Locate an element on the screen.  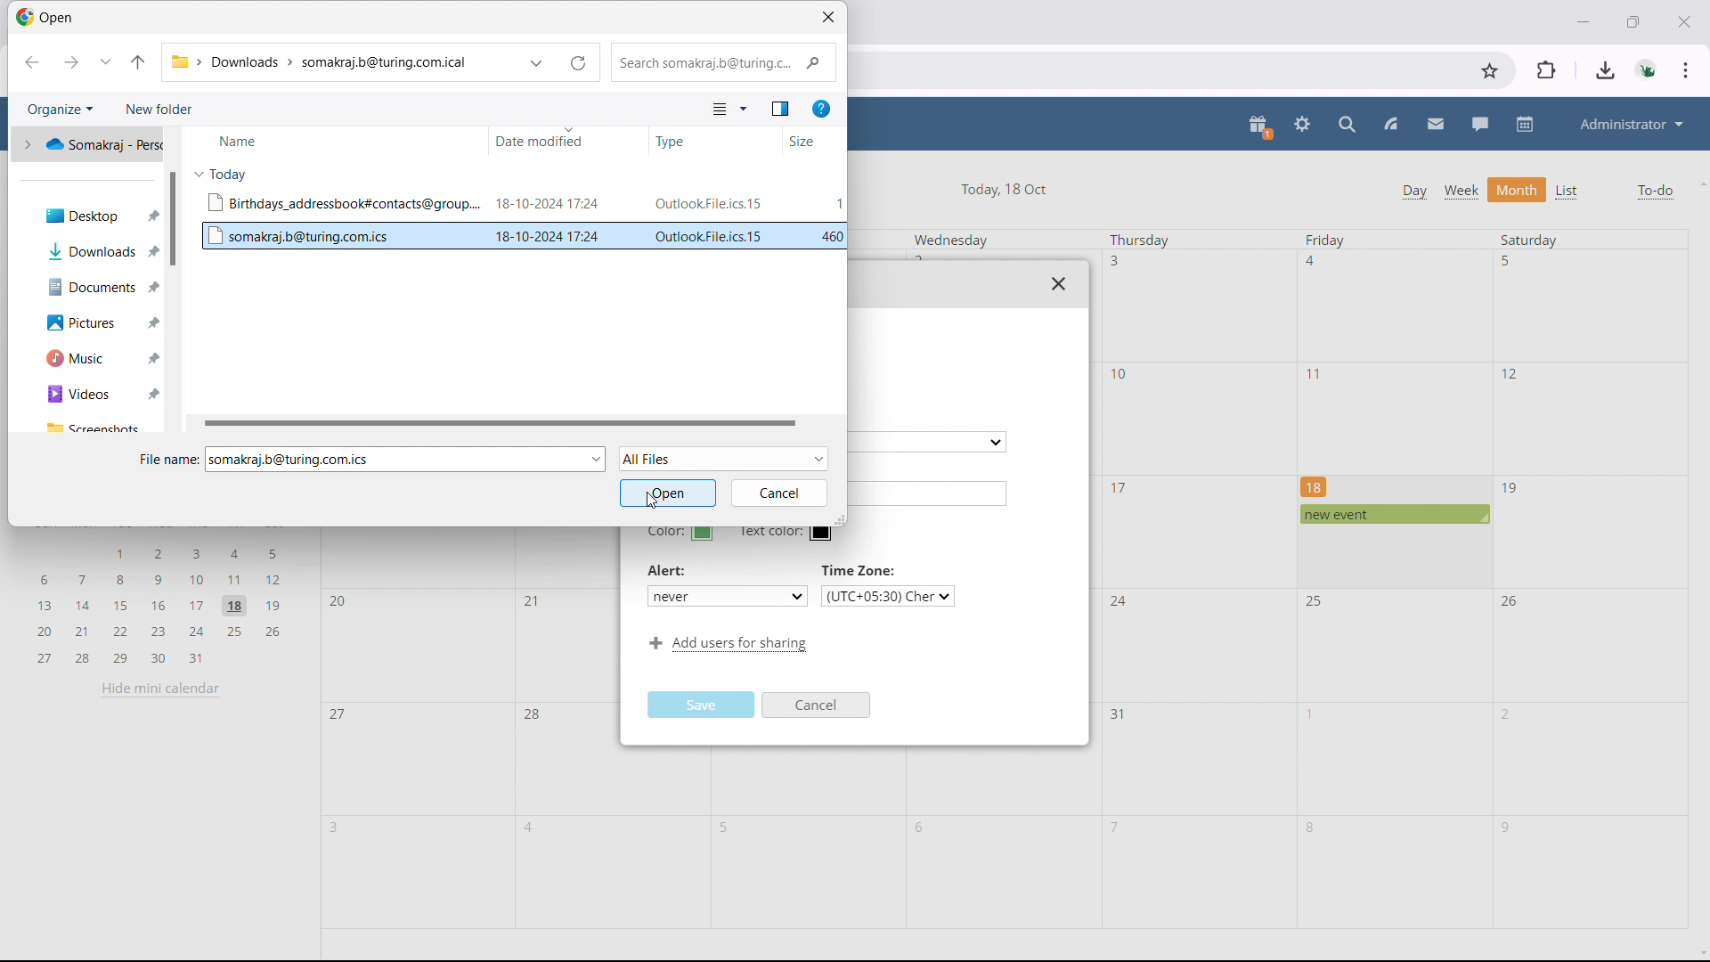
name is located at coordinates (332, 140).